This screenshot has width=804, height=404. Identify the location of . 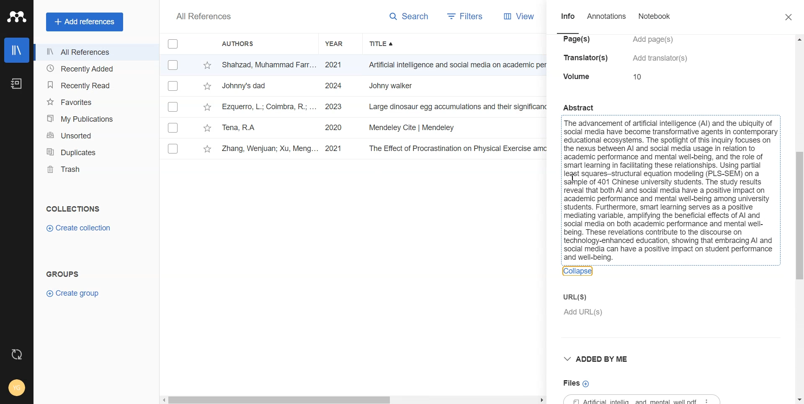
(173, 128).